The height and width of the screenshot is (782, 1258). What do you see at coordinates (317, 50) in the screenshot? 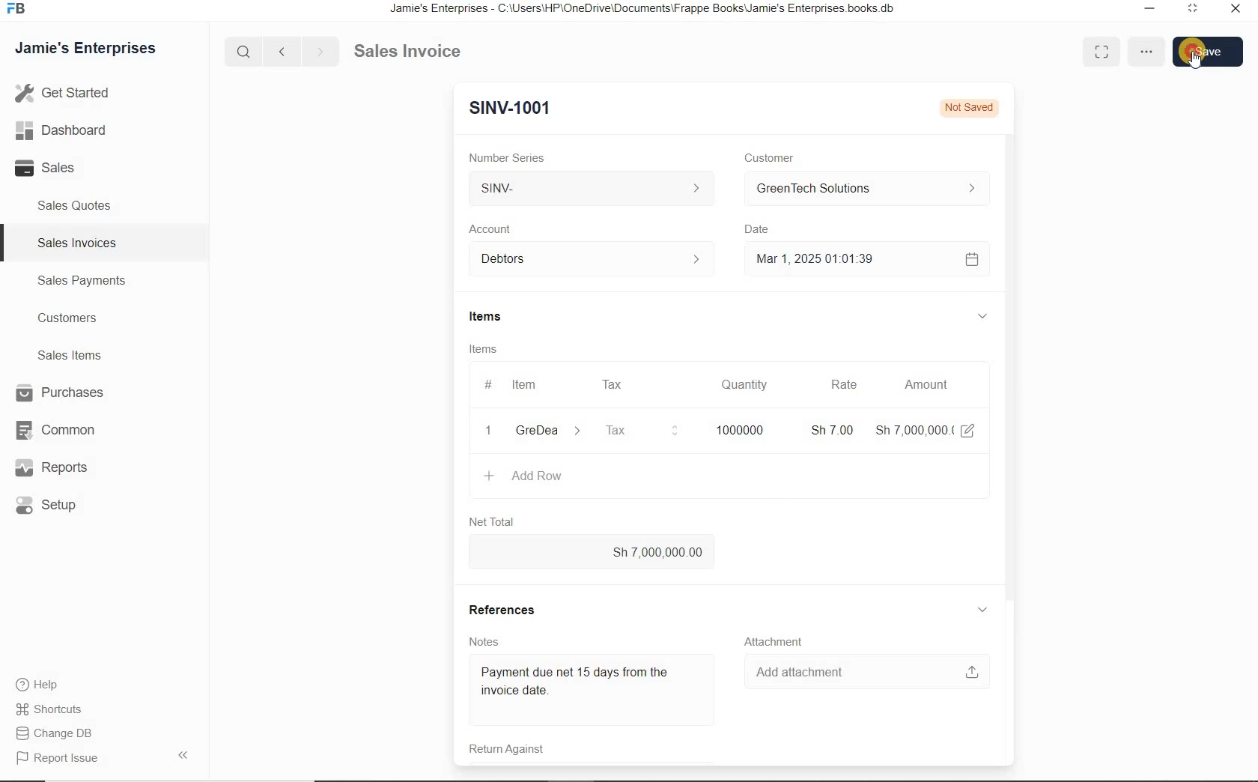
I see `next page` at bounding box center [317, 50].